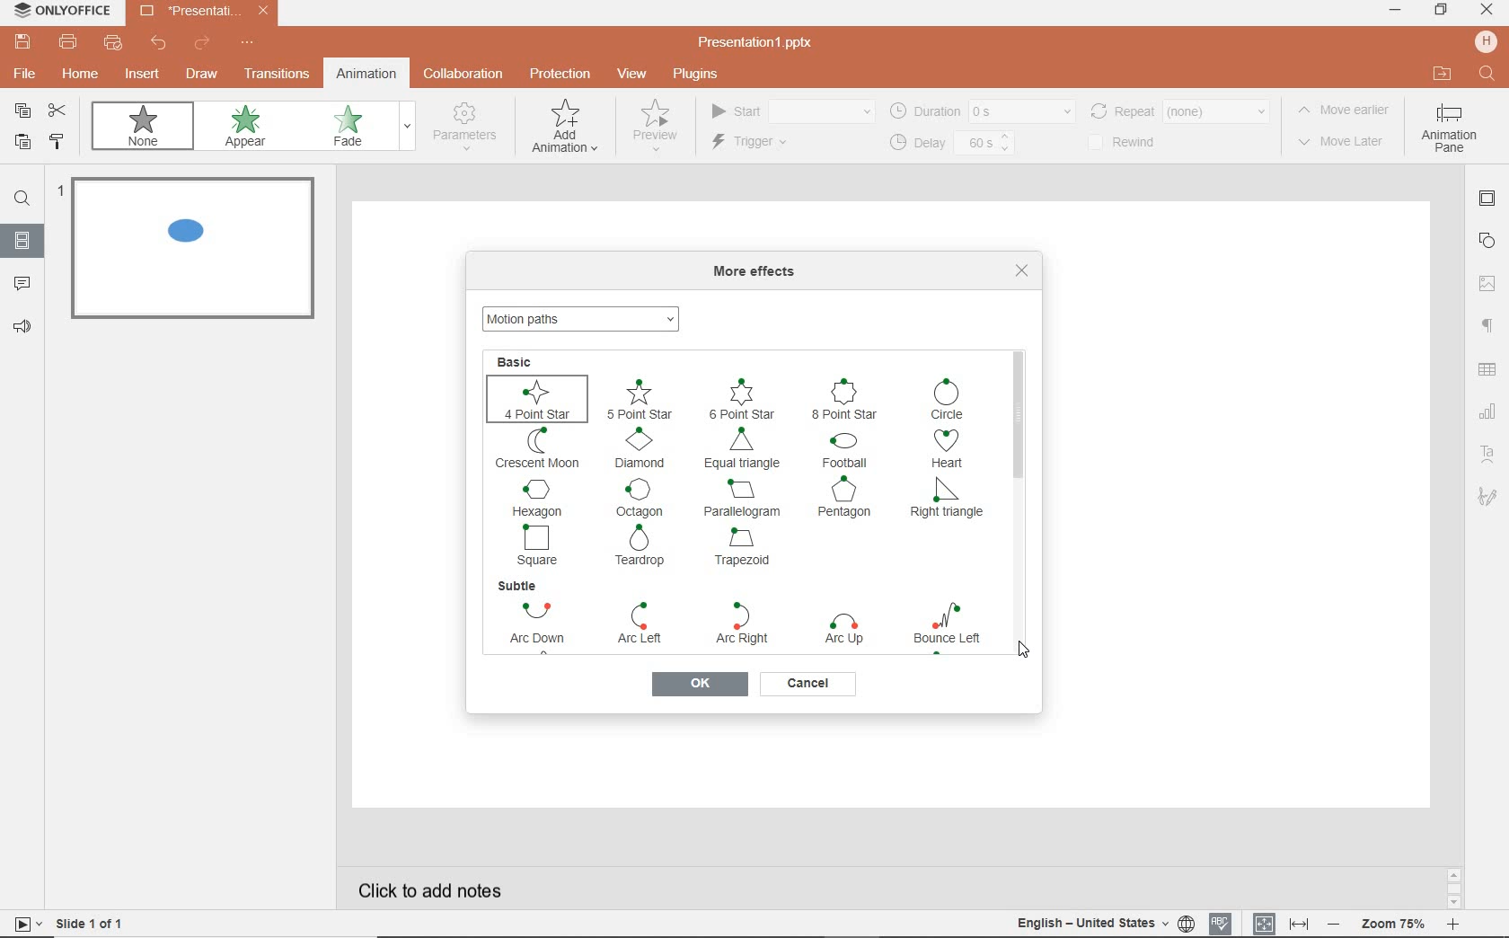 This screenshot has width=1509, height=938. Describe the element at coordinates (1346, 143) in the screenshot. I see `move later` at that location.